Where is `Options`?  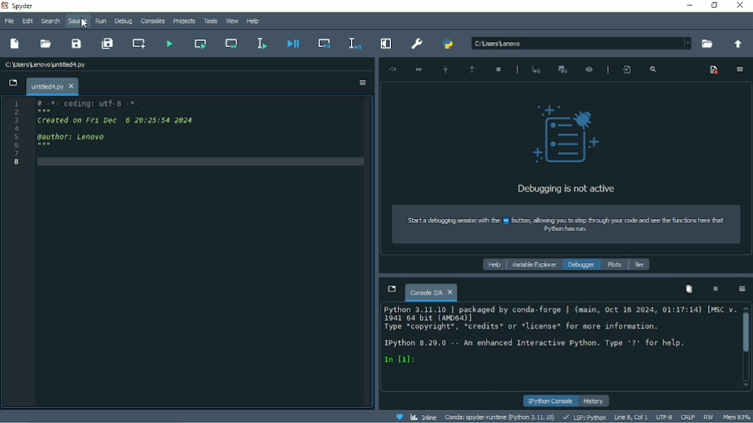 Options is located at coordinates (361, 83).